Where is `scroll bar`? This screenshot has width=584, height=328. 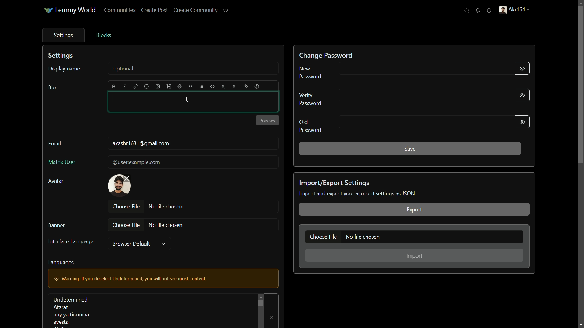 scroll bar is located at coordinates (261, 303).